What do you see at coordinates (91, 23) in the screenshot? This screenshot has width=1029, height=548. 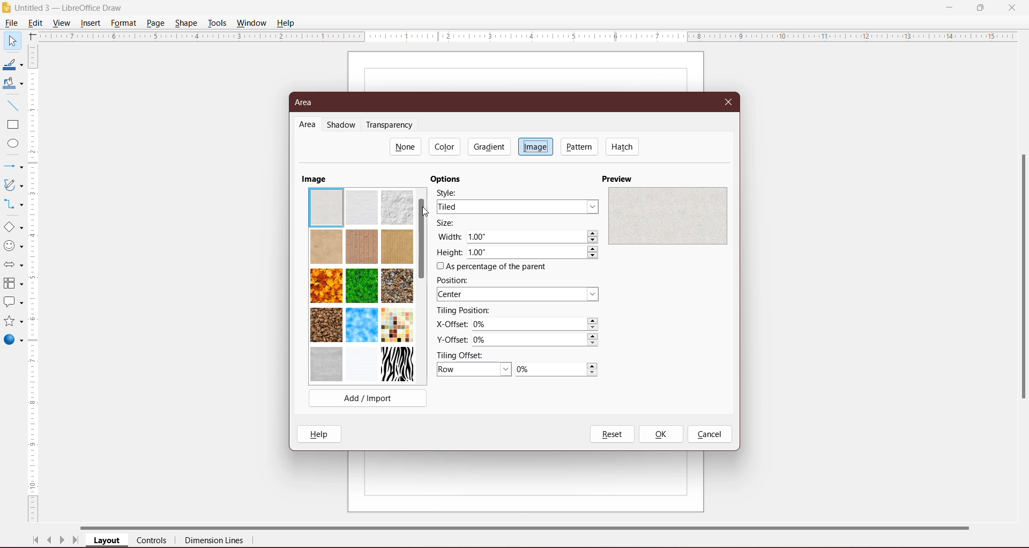 I see `Insert` at bounding box center [91, 23].